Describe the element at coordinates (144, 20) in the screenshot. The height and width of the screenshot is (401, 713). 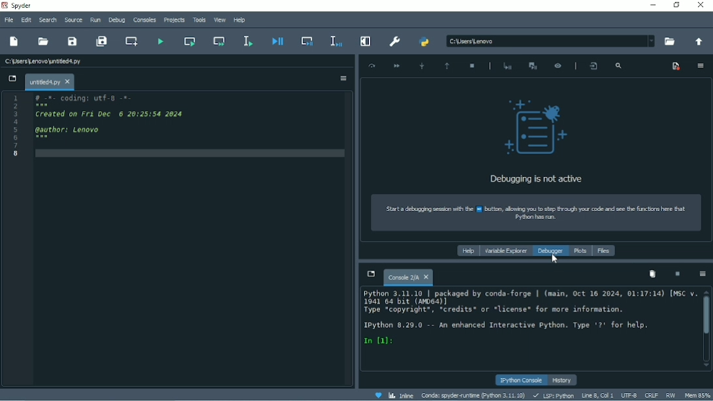
I see `Consoles` at that location.